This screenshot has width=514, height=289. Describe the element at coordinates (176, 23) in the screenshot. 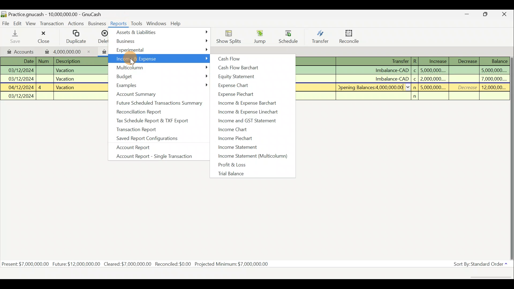

I see `Help` at that location.